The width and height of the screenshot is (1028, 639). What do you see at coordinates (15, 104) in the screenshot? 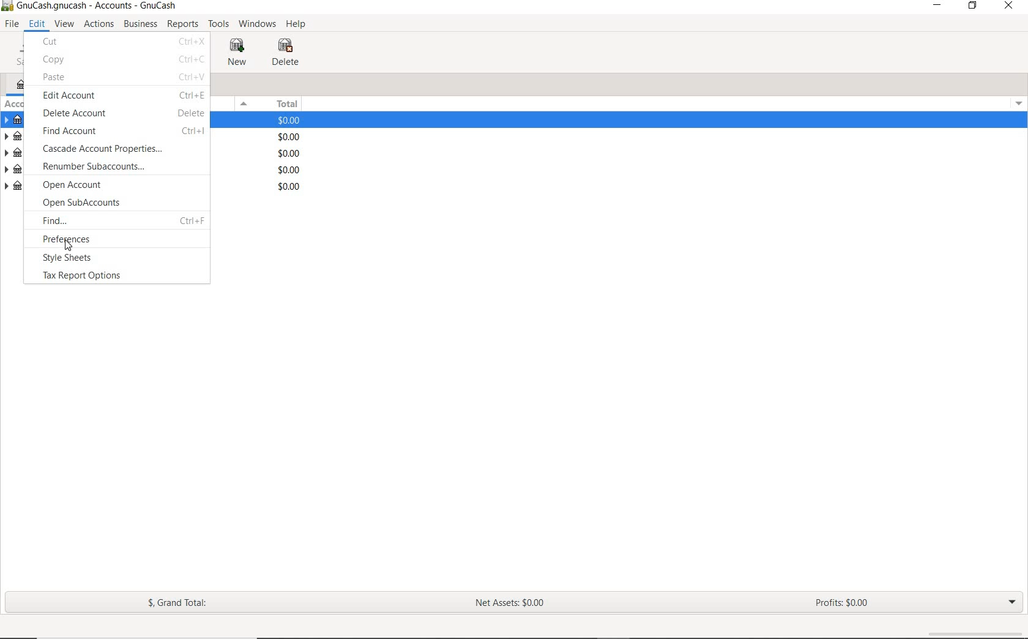
I see `ACCOUNT NAME` at bounding box center [15, 104].